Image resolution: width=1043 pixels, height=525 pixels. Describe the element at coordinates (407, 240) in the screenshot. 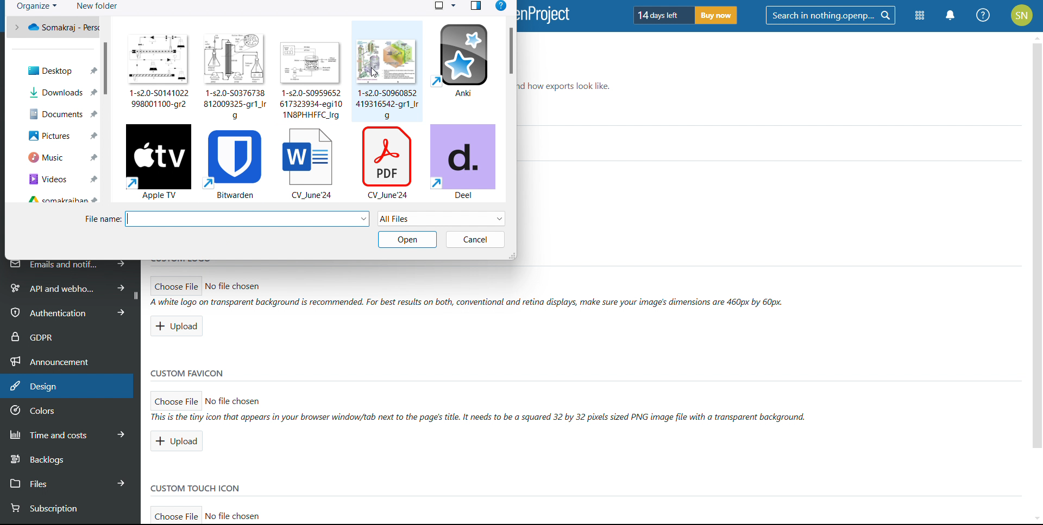

I see `open` at that location.